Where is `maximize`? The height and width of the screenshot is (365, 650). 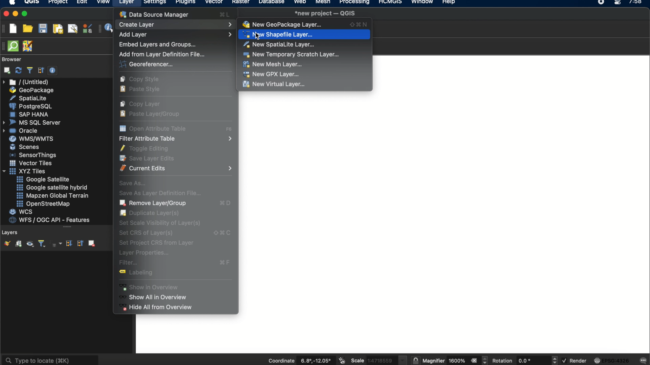 maximize is located at coordinates (25, 14).